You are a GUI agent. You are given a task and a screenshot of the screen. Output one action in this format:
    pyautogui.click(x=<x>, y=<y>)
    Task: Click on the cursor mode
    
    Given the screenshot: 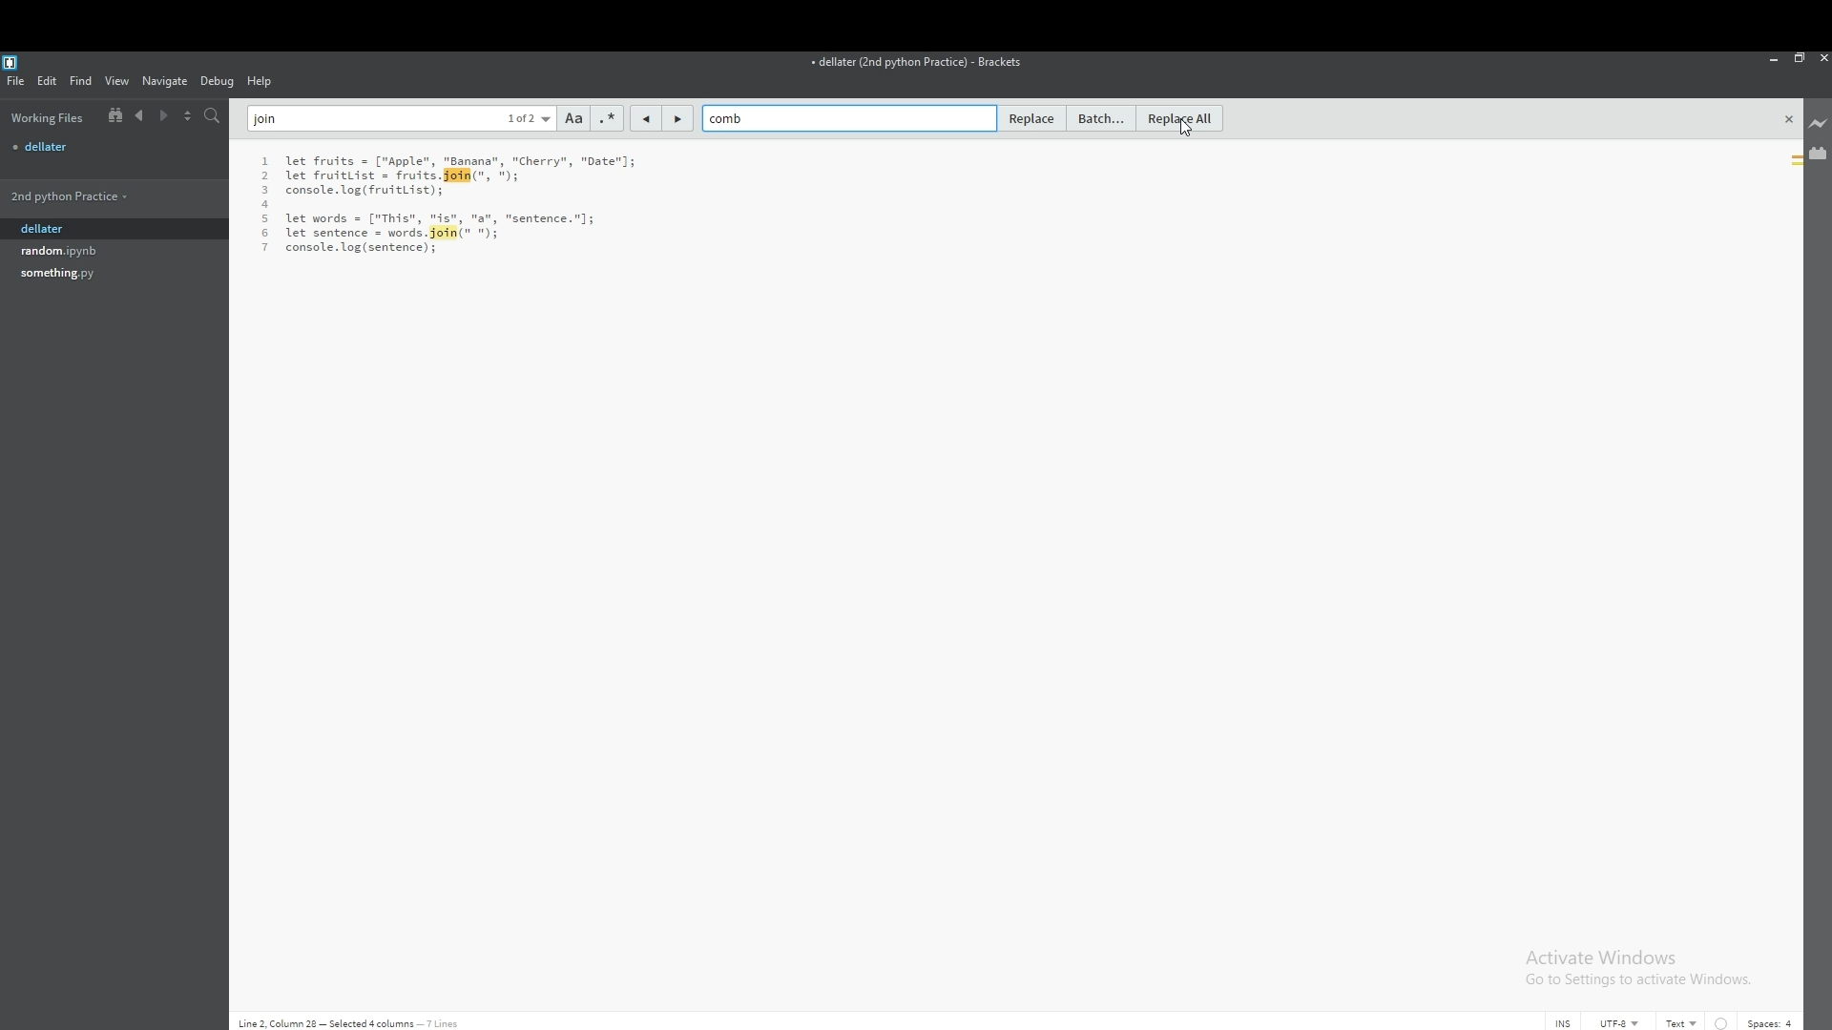 What is the action you would take?
    pyautogui.click(x=1563, y=1022)
    